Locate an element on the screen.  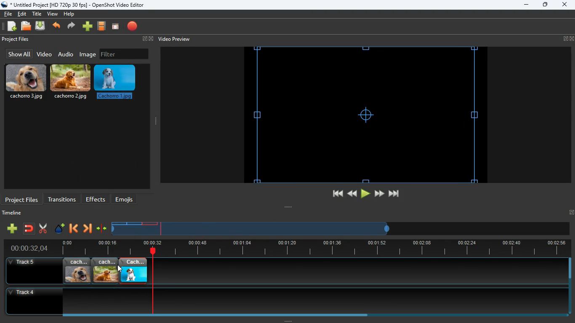
cachorro.2.jpg is located at coordinates (105, 271).